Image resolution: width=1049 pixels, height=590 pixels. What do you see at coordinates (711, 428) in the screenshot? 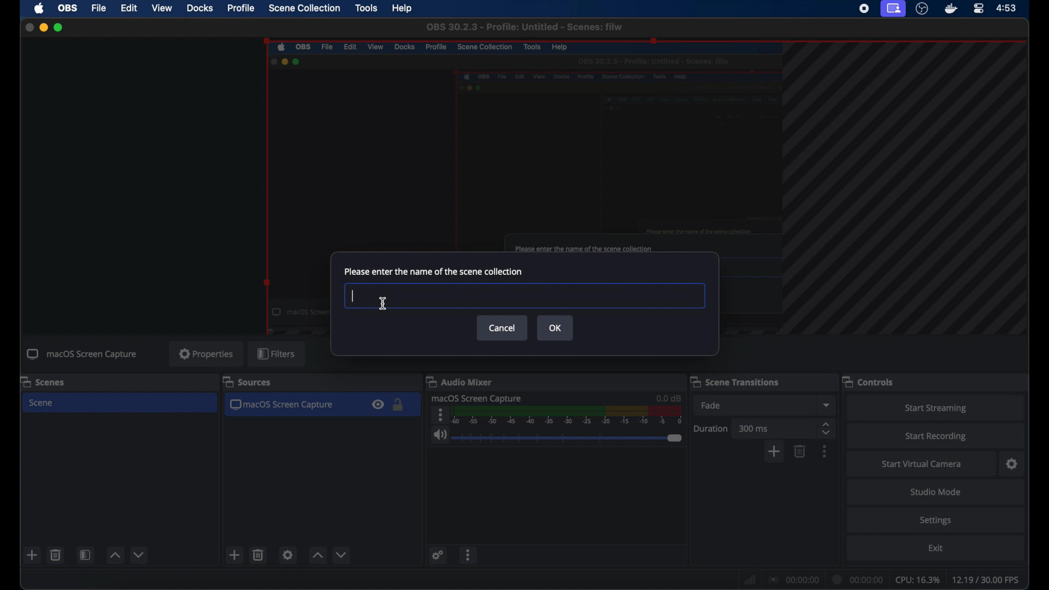
I see `duration` at bounding box center [711, 428].